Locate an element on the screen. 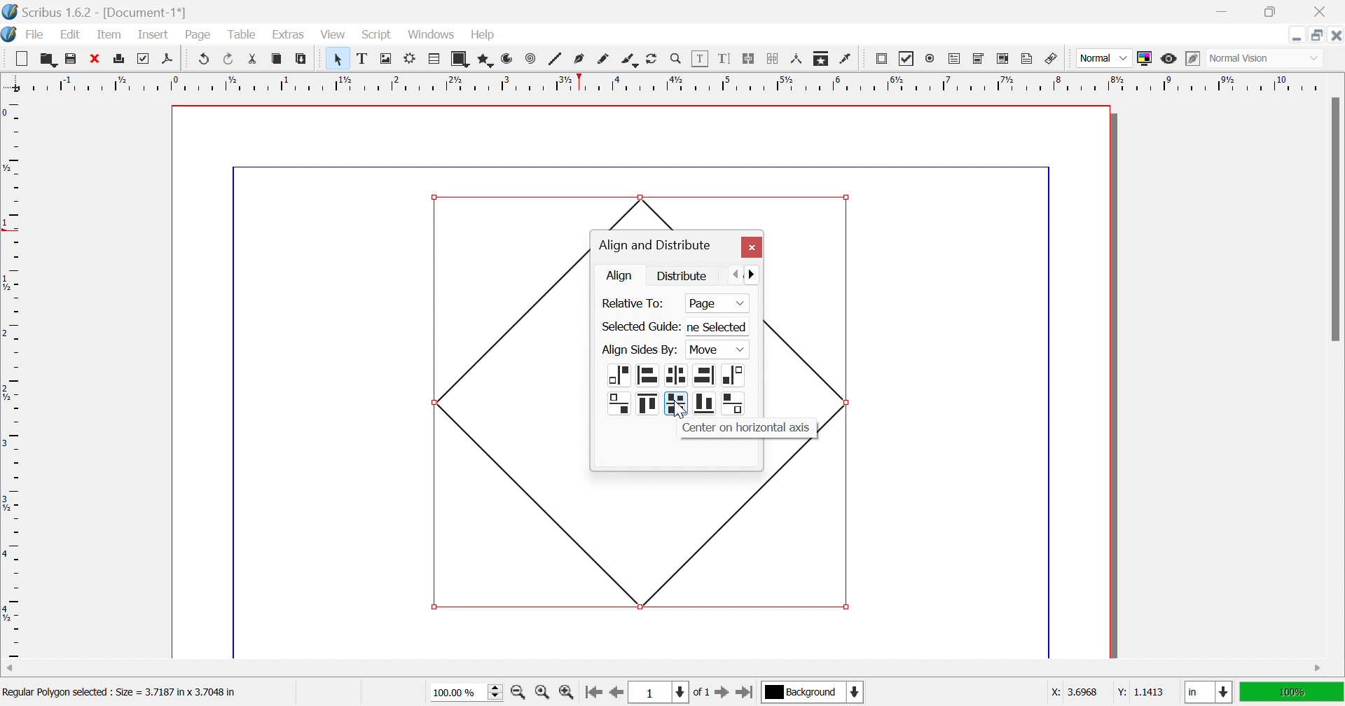 This screenshot has height=706, width=1345. Alignments is located at coordinates (635, 392).